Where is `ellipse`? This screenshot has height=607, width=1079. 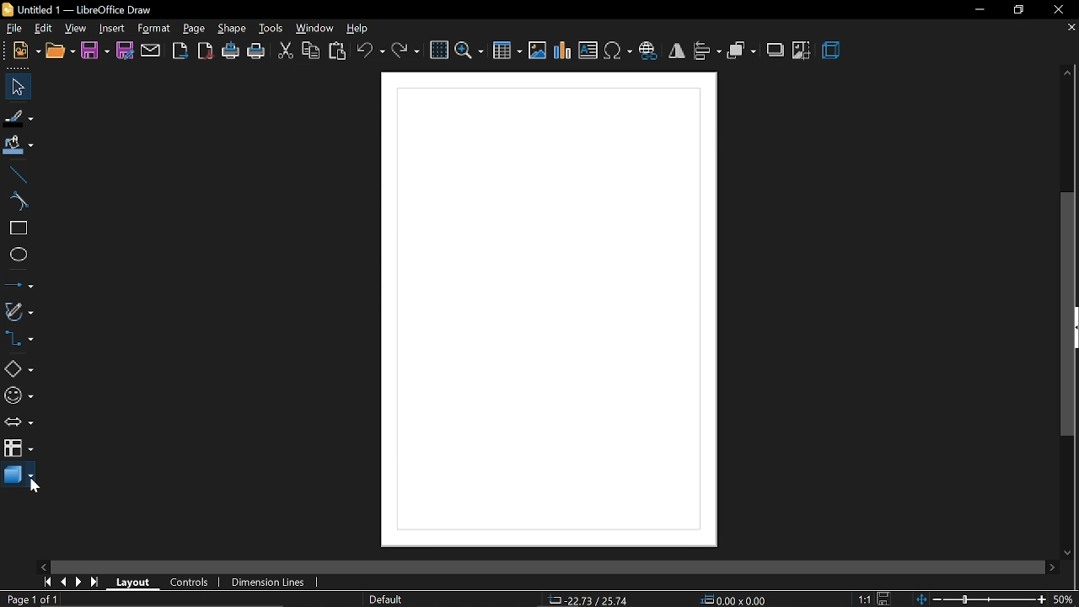 ellipse is located at coordinates (19, 256).